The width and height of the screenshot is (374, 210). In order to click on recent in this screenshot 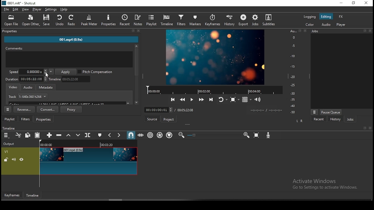, I will do `click(320, 119)`.